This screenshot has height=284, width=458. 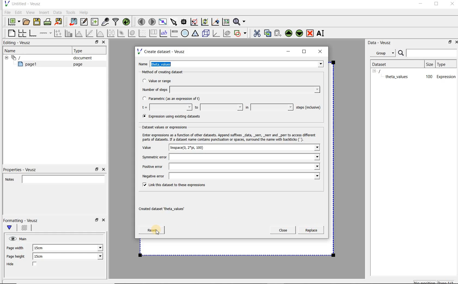 I want to click on save the document, so click(x=38, y=22).